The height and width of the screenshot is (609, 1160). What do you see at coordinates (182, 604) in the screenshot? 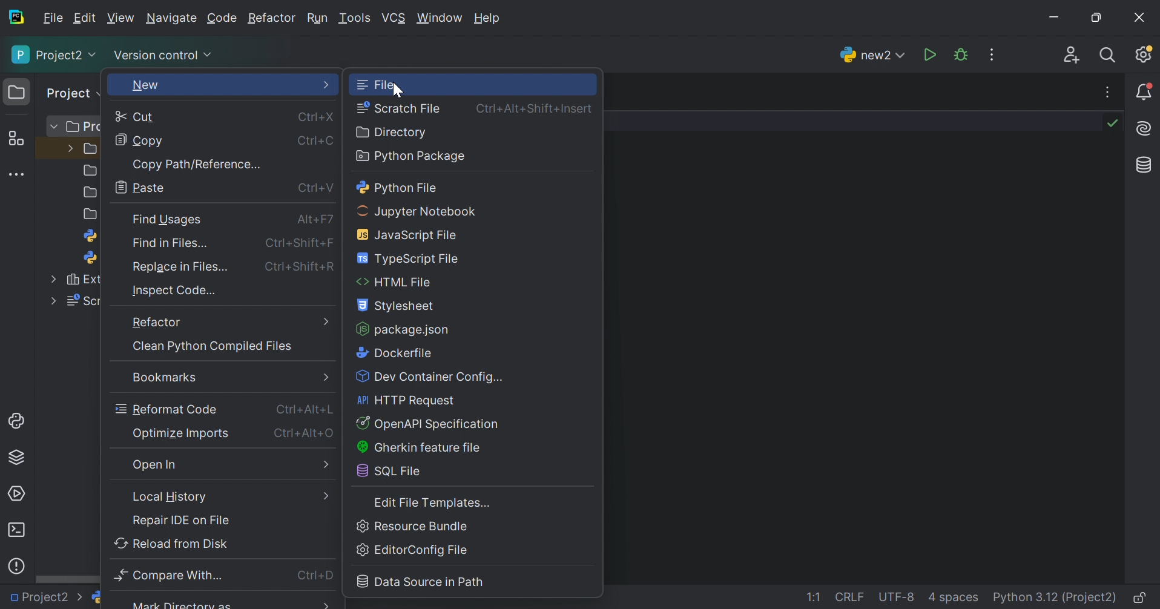
I see `Mark directory as` at bounding box center [182, 604].